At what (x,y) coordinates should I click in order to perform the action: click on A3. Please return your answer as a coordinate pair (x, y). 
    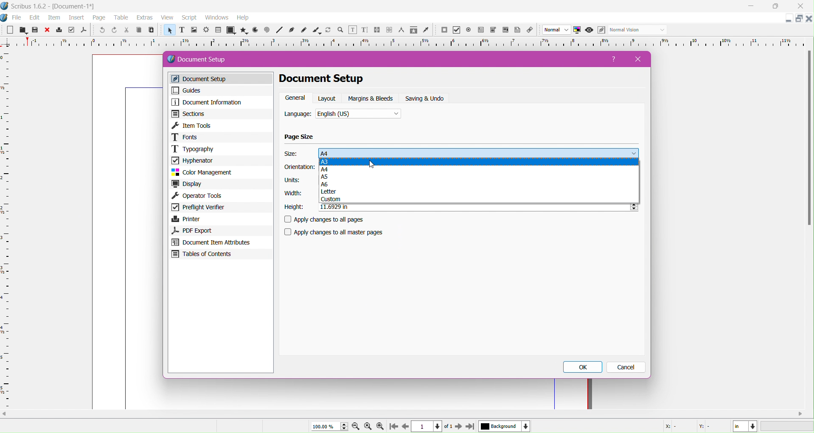
    Looking at the image, I should click on (478, 162).